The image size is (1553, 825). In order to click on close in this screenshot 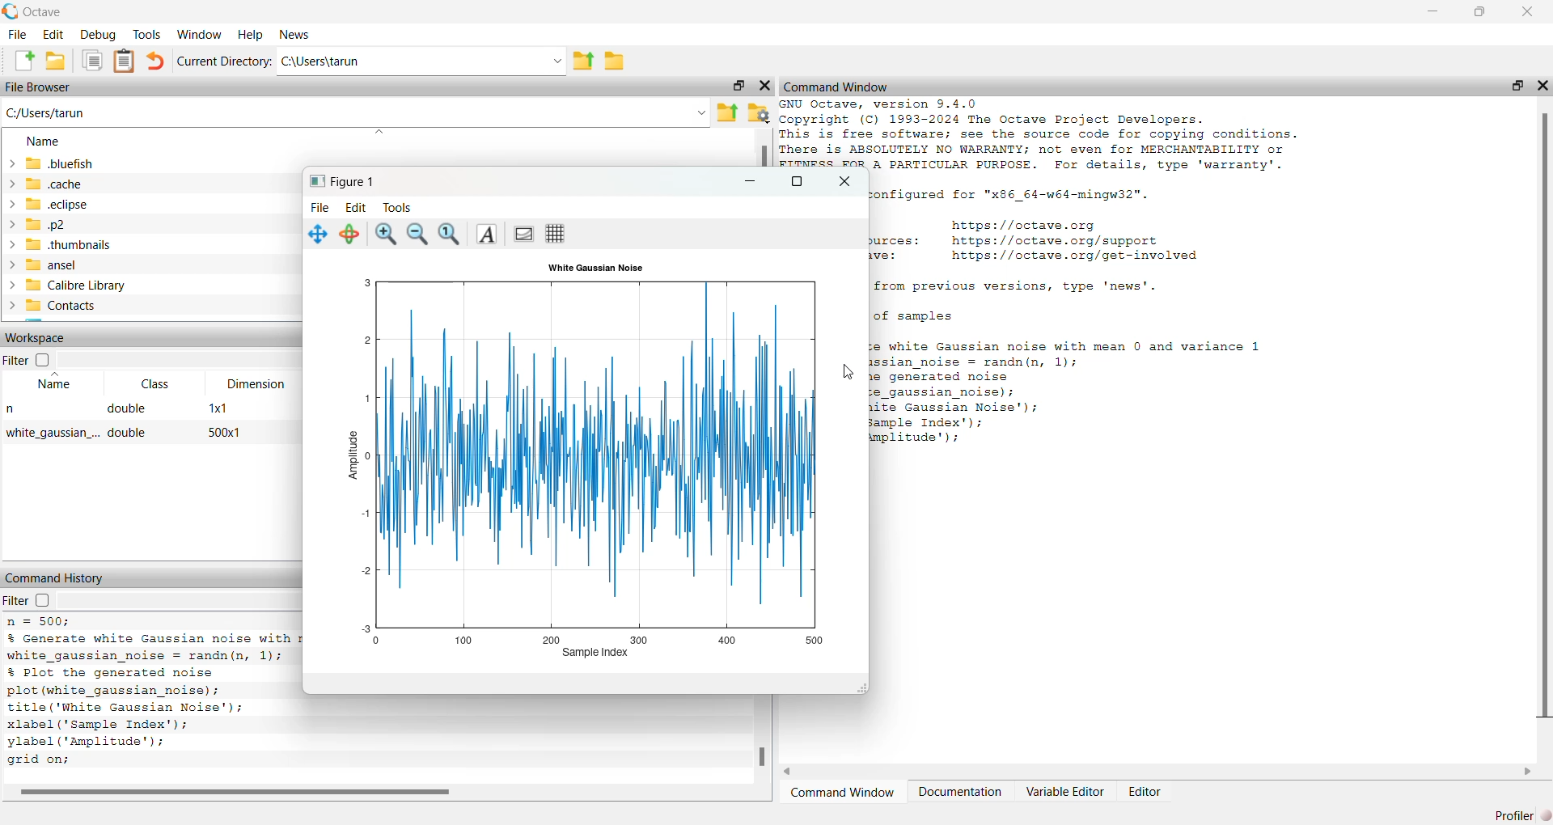, I will do `click(768, 86)`.